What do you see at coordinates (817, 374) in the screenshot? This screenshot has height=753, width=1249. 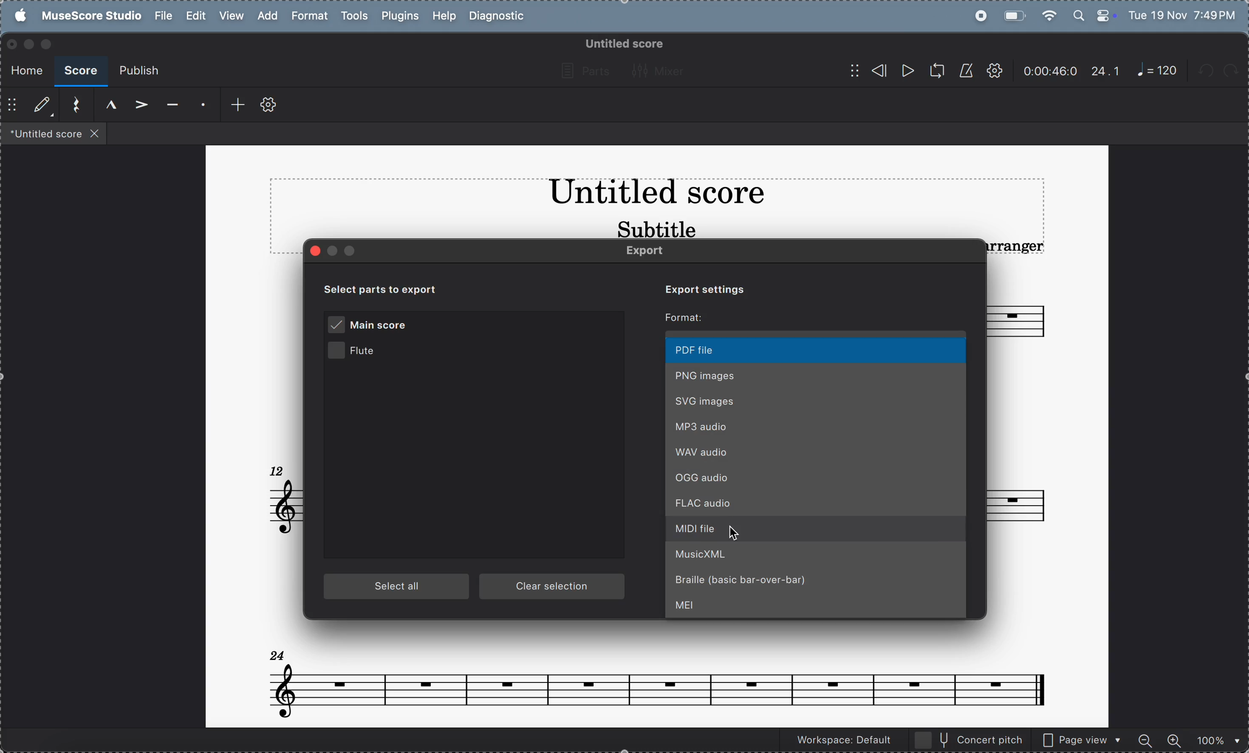 I see `PNG File` at bounding box center [817, 374].